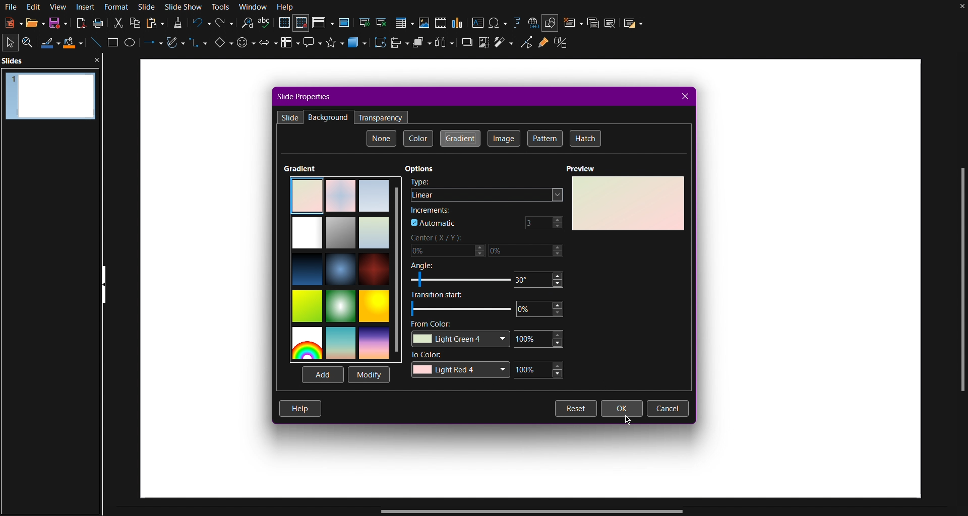 The height and width of the screenshot is (516, 968). I want to click on Slide Show, so click(186, 7).